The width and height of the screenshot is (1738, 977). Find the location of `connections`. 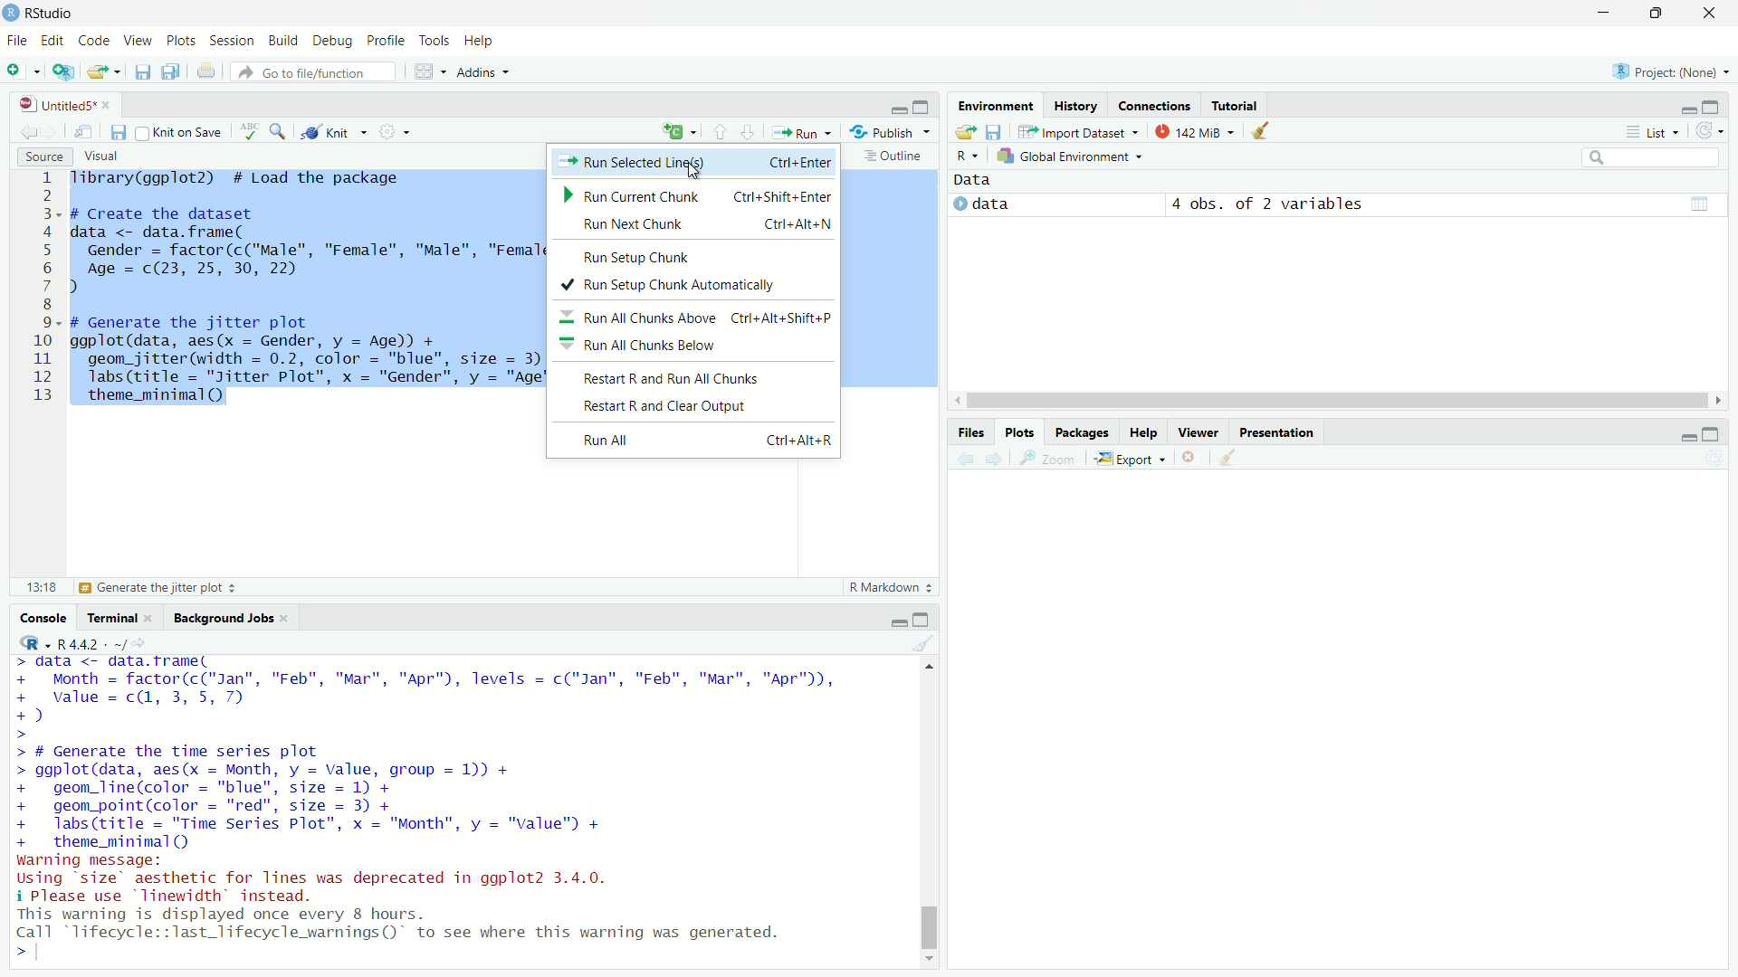

connections is located at coordinates (1155, 104).